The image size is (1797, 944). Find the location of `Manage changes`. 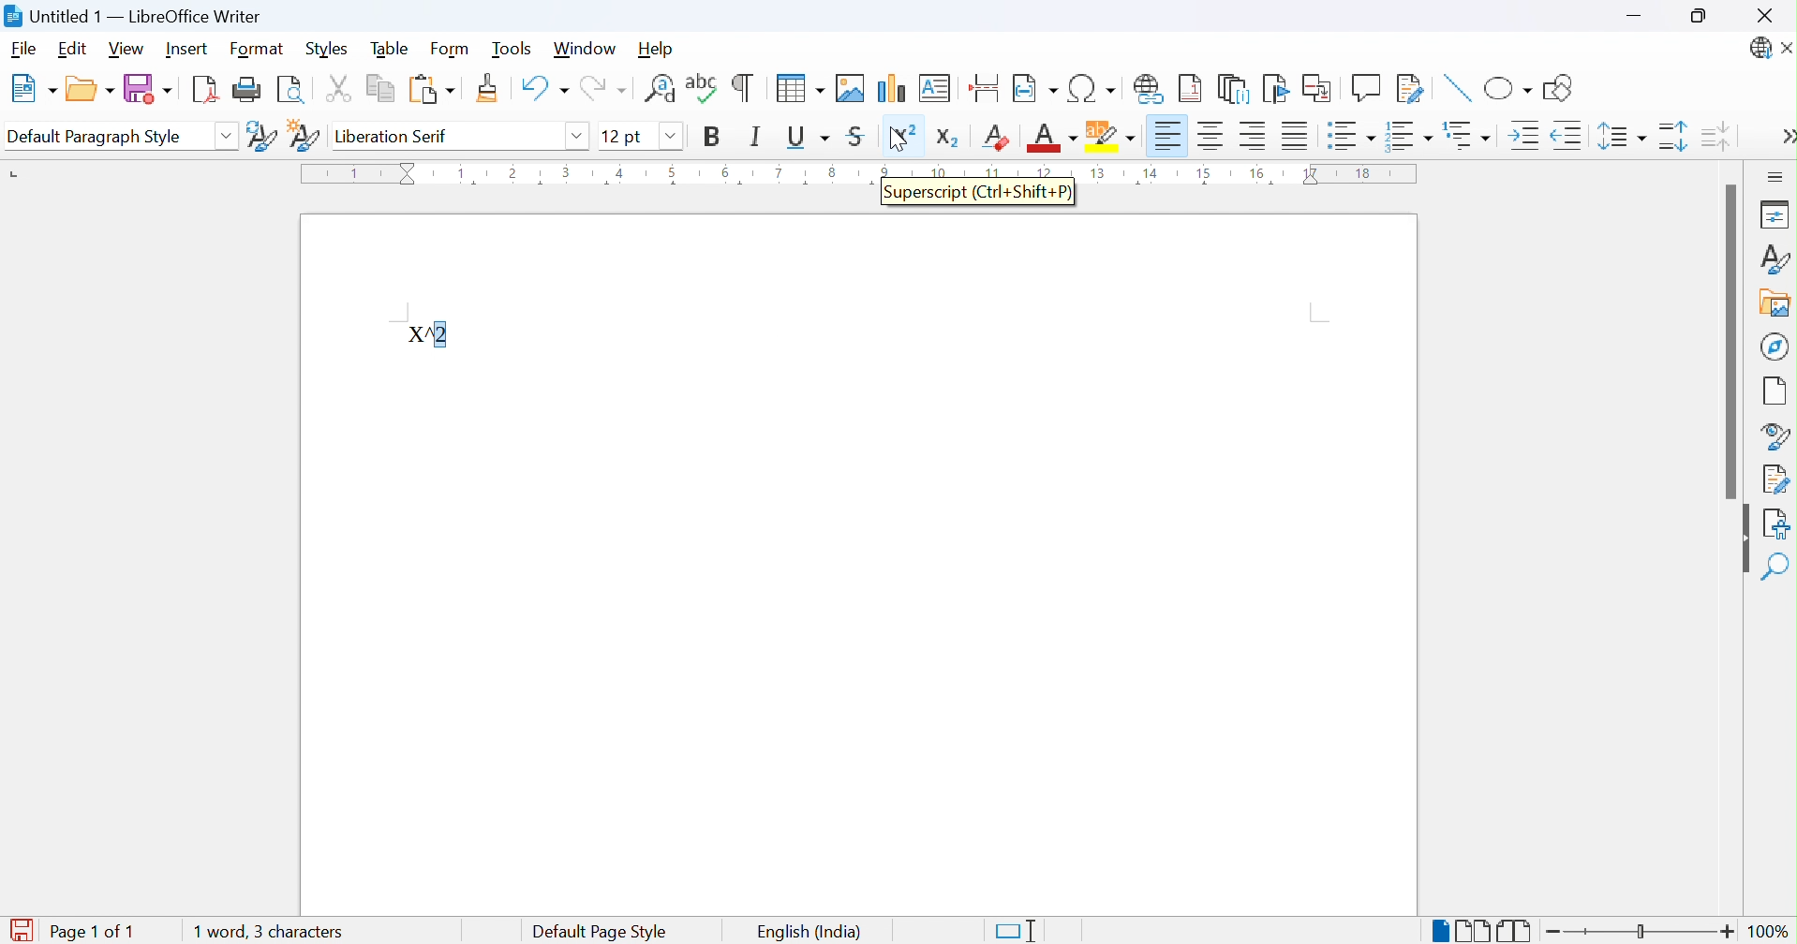

Manage changes is located at coordinates (1775, 480).